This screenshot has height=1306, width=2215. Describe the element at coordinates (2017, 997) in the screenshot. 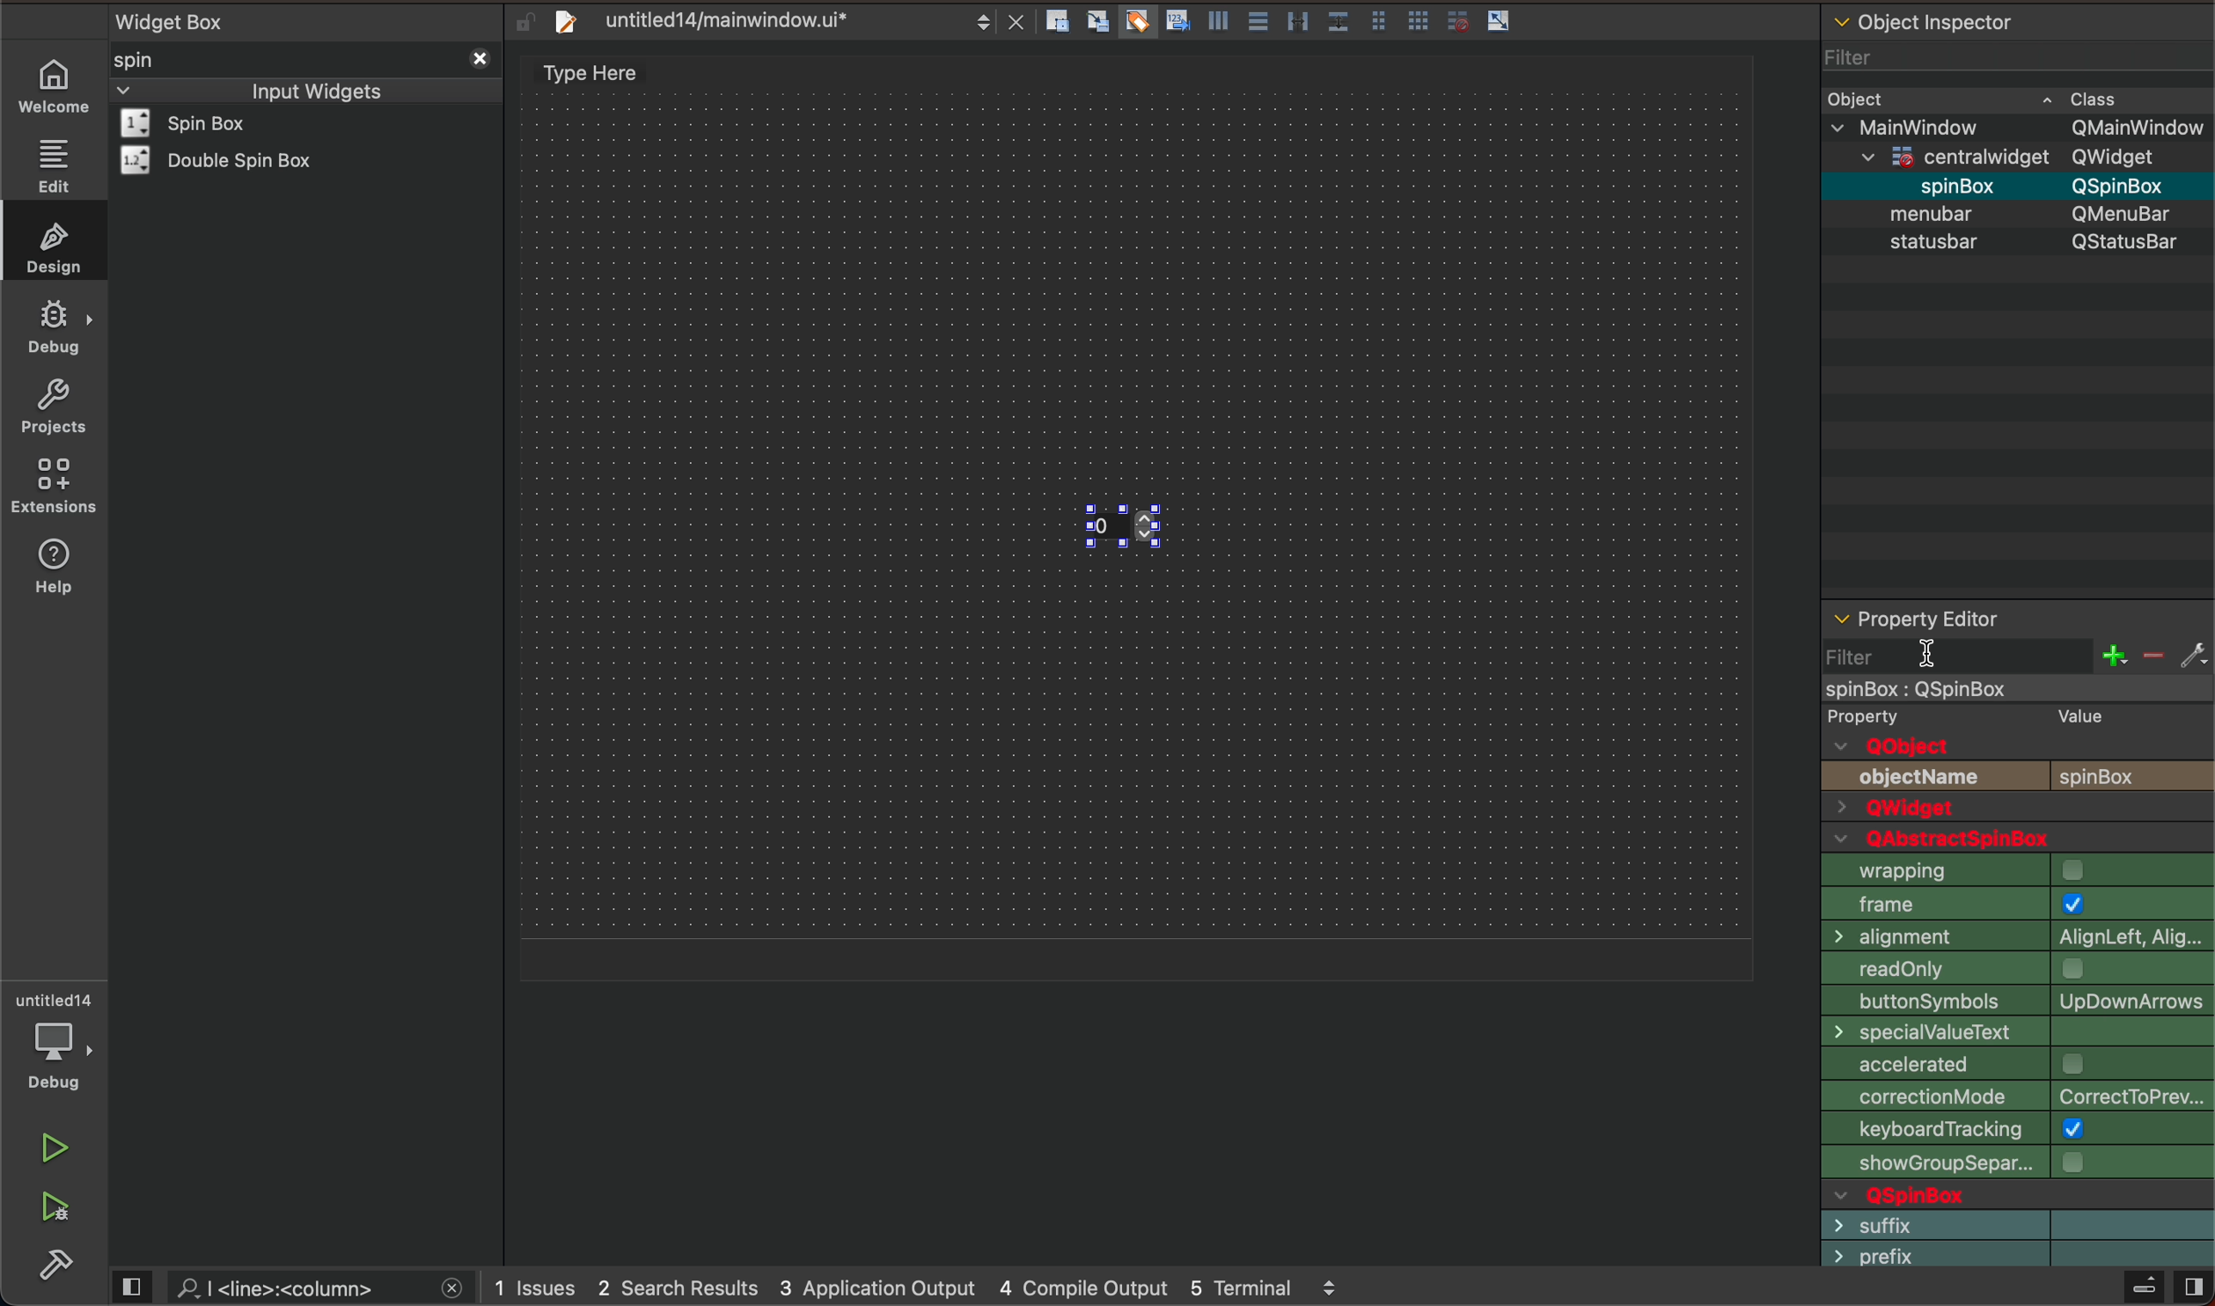

I see `tab shape` at that location.